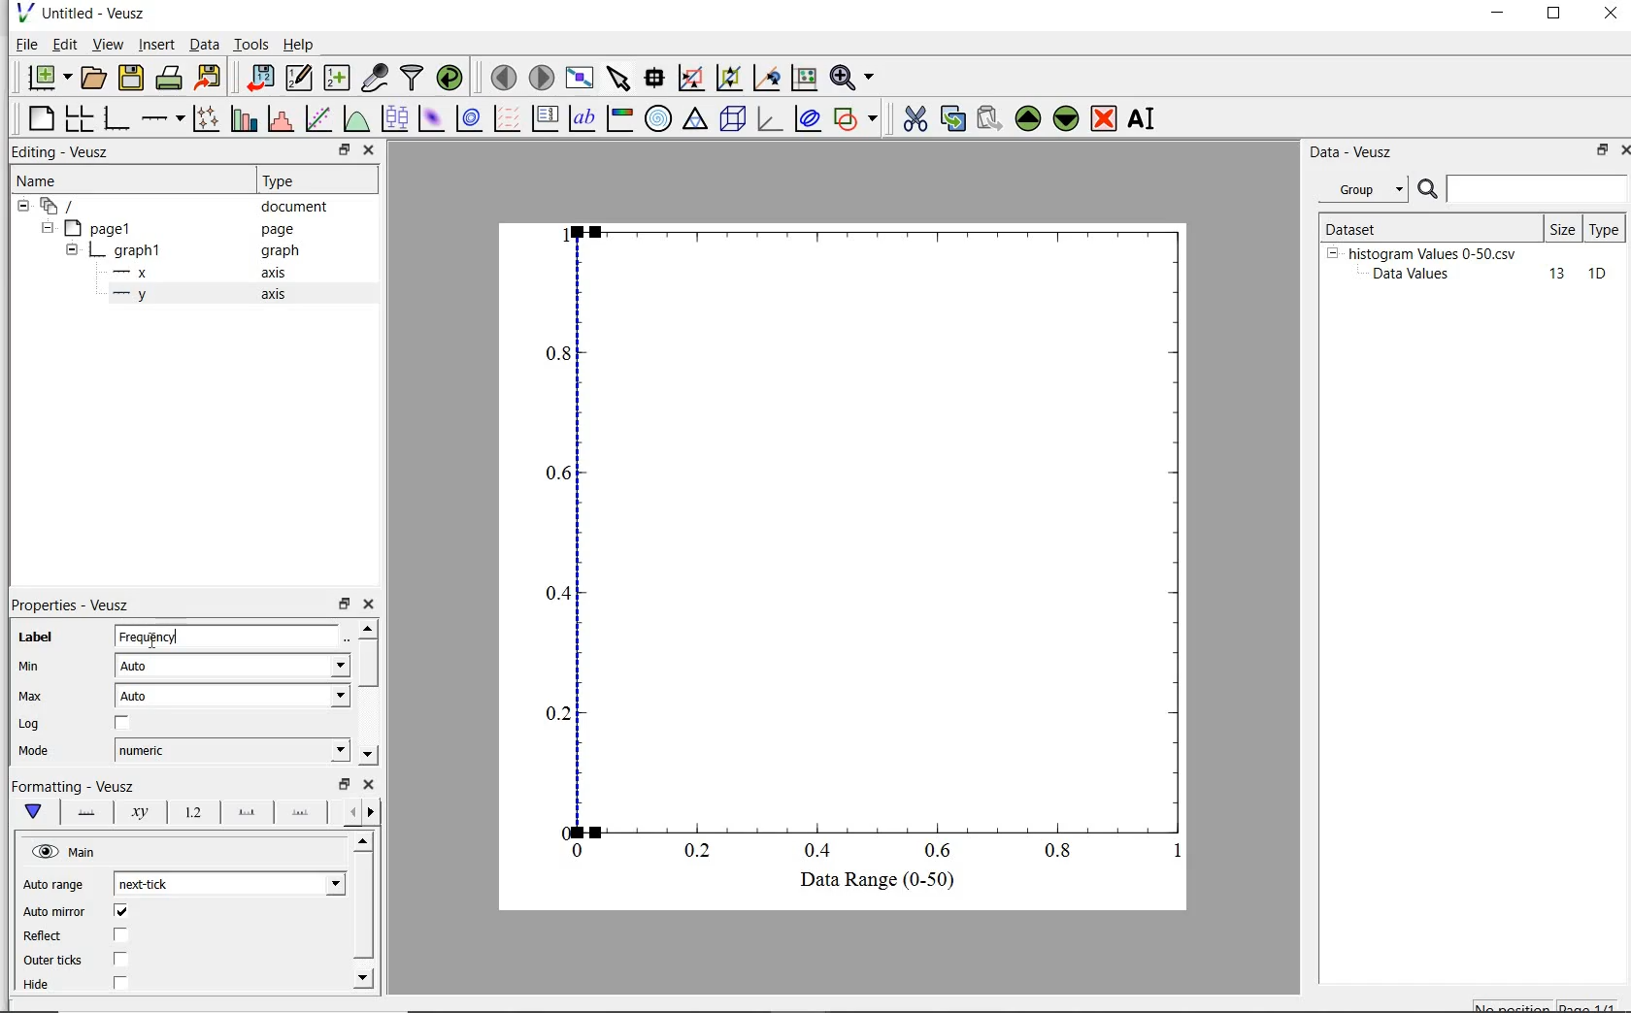 Image resolution: width=1631 pixels, height=1013 pixels. What do you see at coordinates (210, 76) in the screenshot?
I see `export to graphics format` at bounding box center [210, 76].